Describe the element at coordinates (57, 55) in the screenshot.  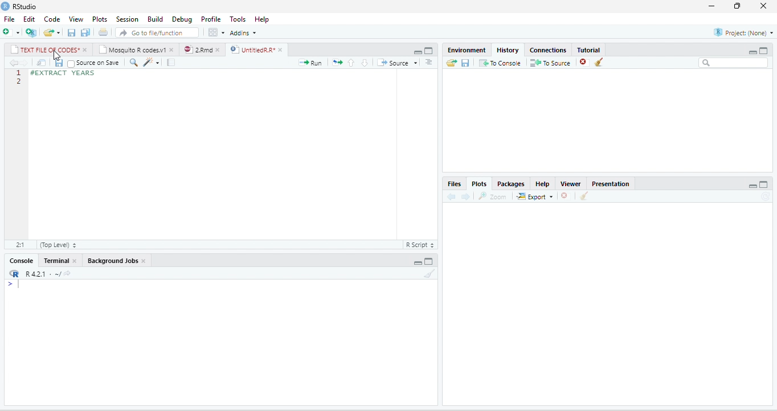
I see `cursor` at that location.